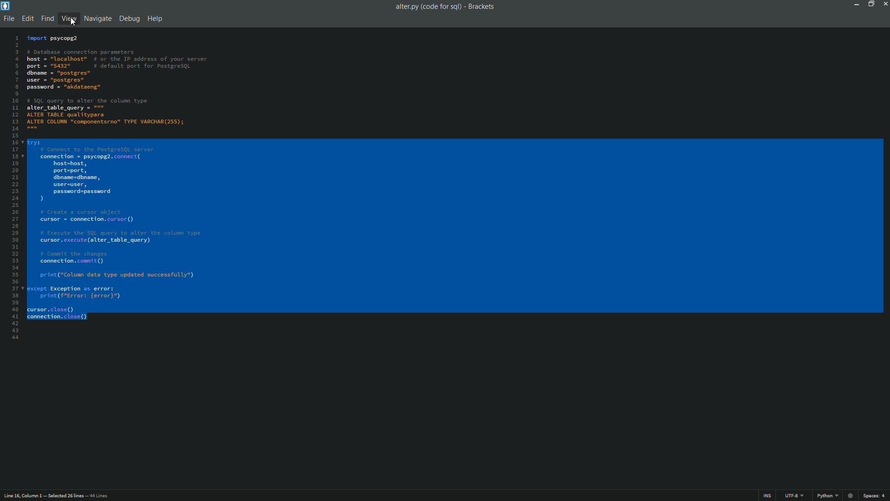 This screenshot has height=501, width=890. Describe the element at coordinates (27, 19) in the screenshot. I see `edit menu` at that location.